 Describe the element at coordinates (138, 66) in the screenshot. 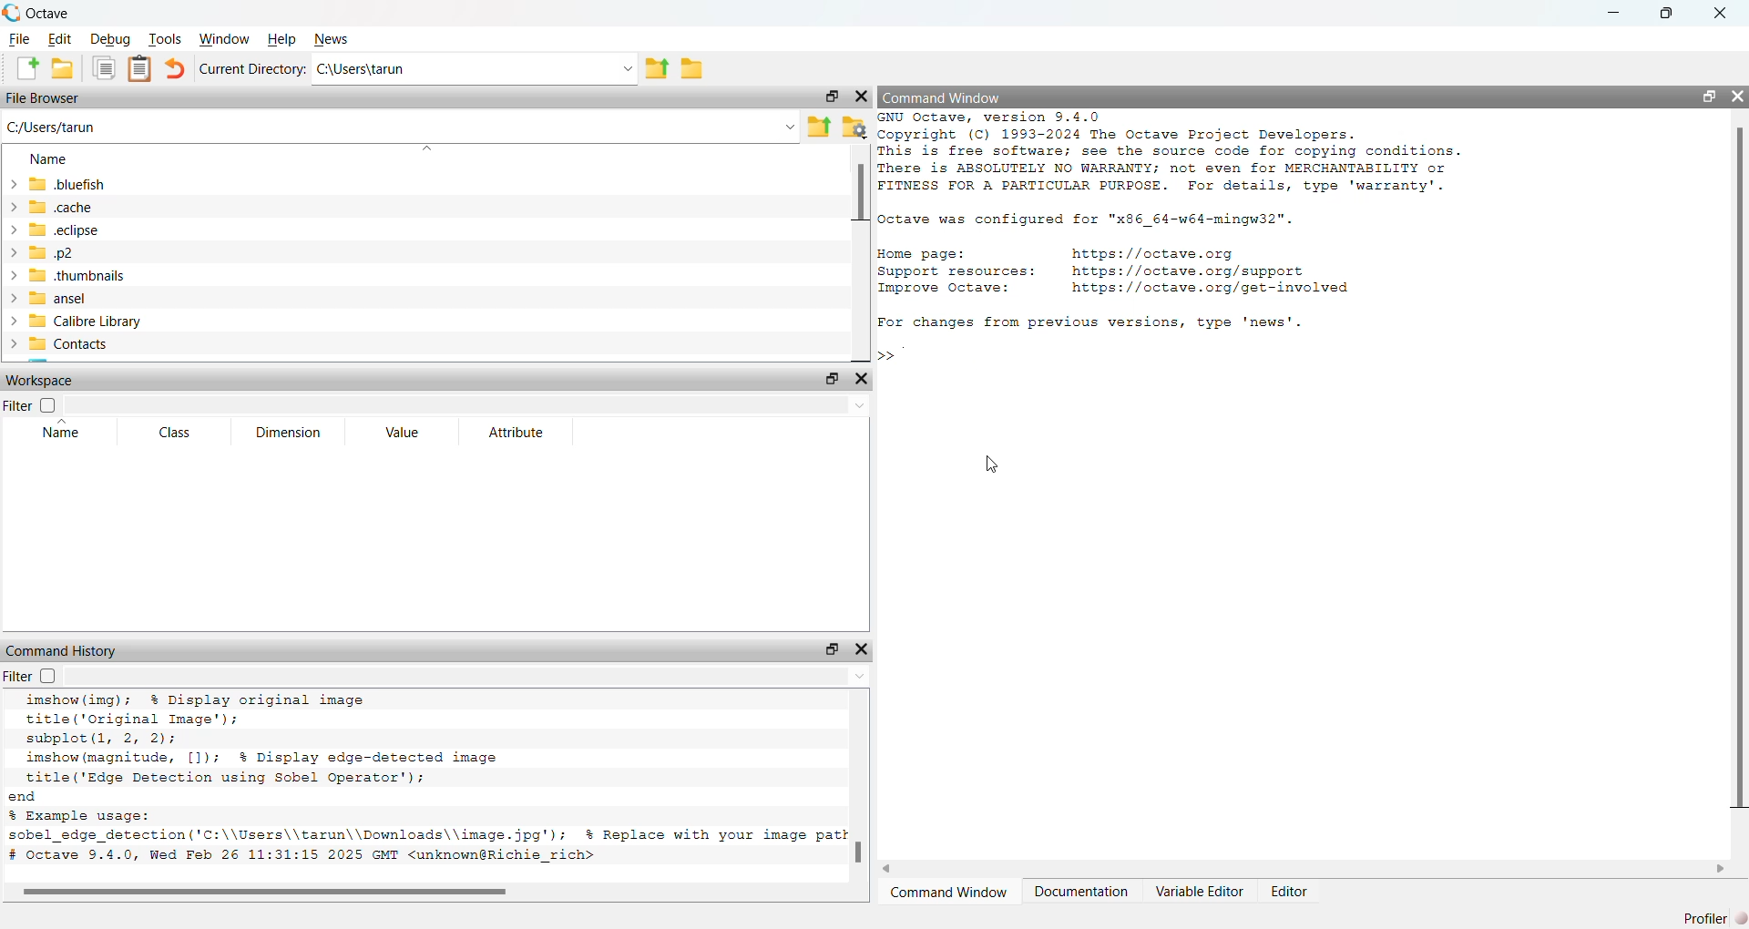

I see `document clipboard` at that location.